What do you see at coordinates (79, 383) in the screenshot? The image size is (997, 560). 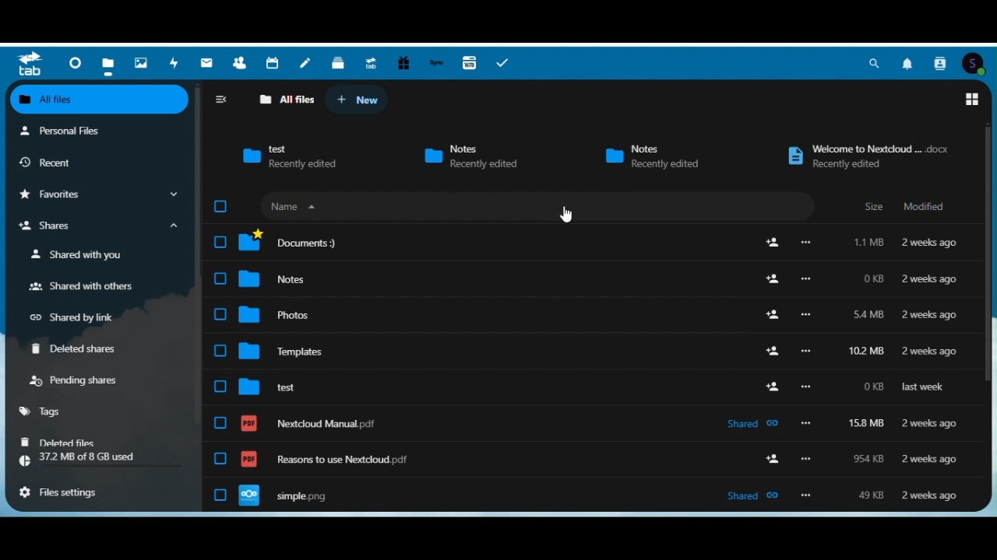 I see `Pending shares` at bounding box center [79, 383].